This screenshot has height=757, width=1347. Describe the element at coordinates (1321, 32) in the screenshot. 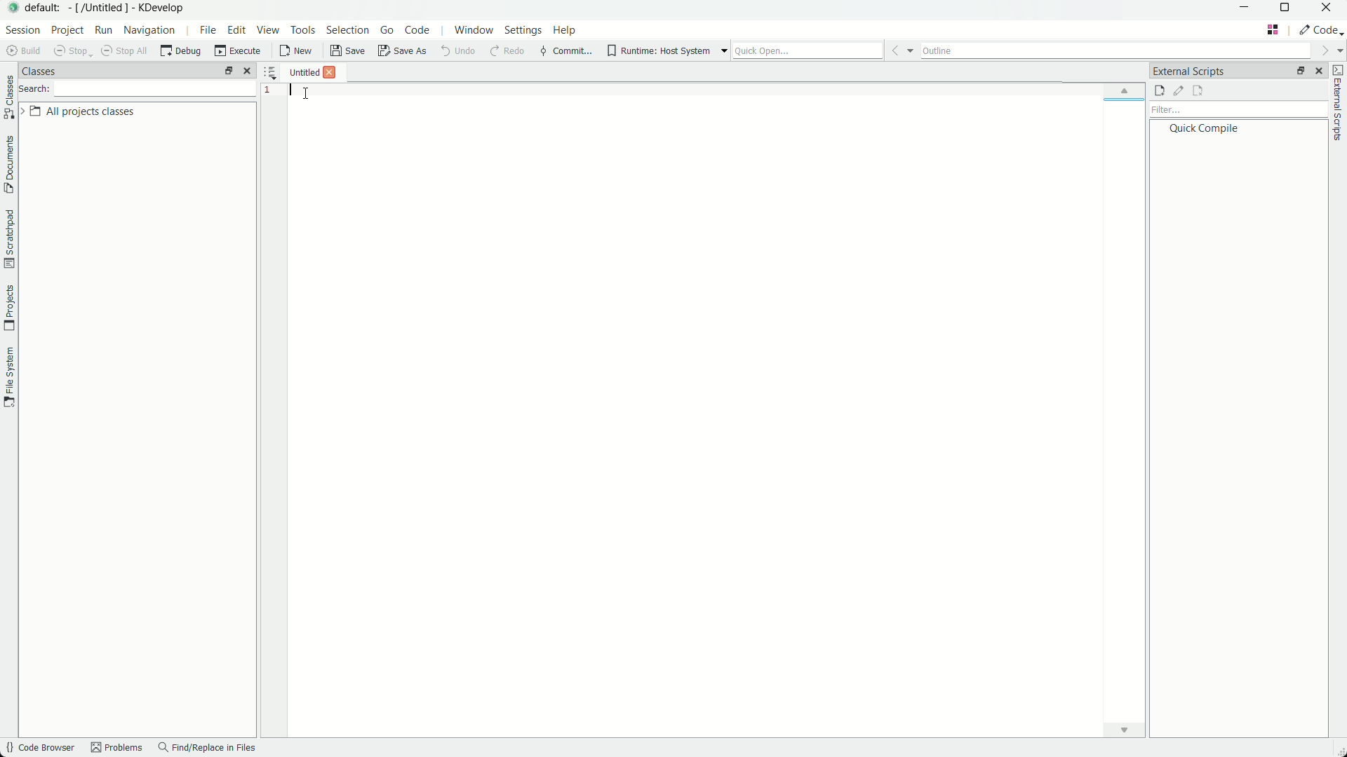

I see `execute actions to change the area` at that location.